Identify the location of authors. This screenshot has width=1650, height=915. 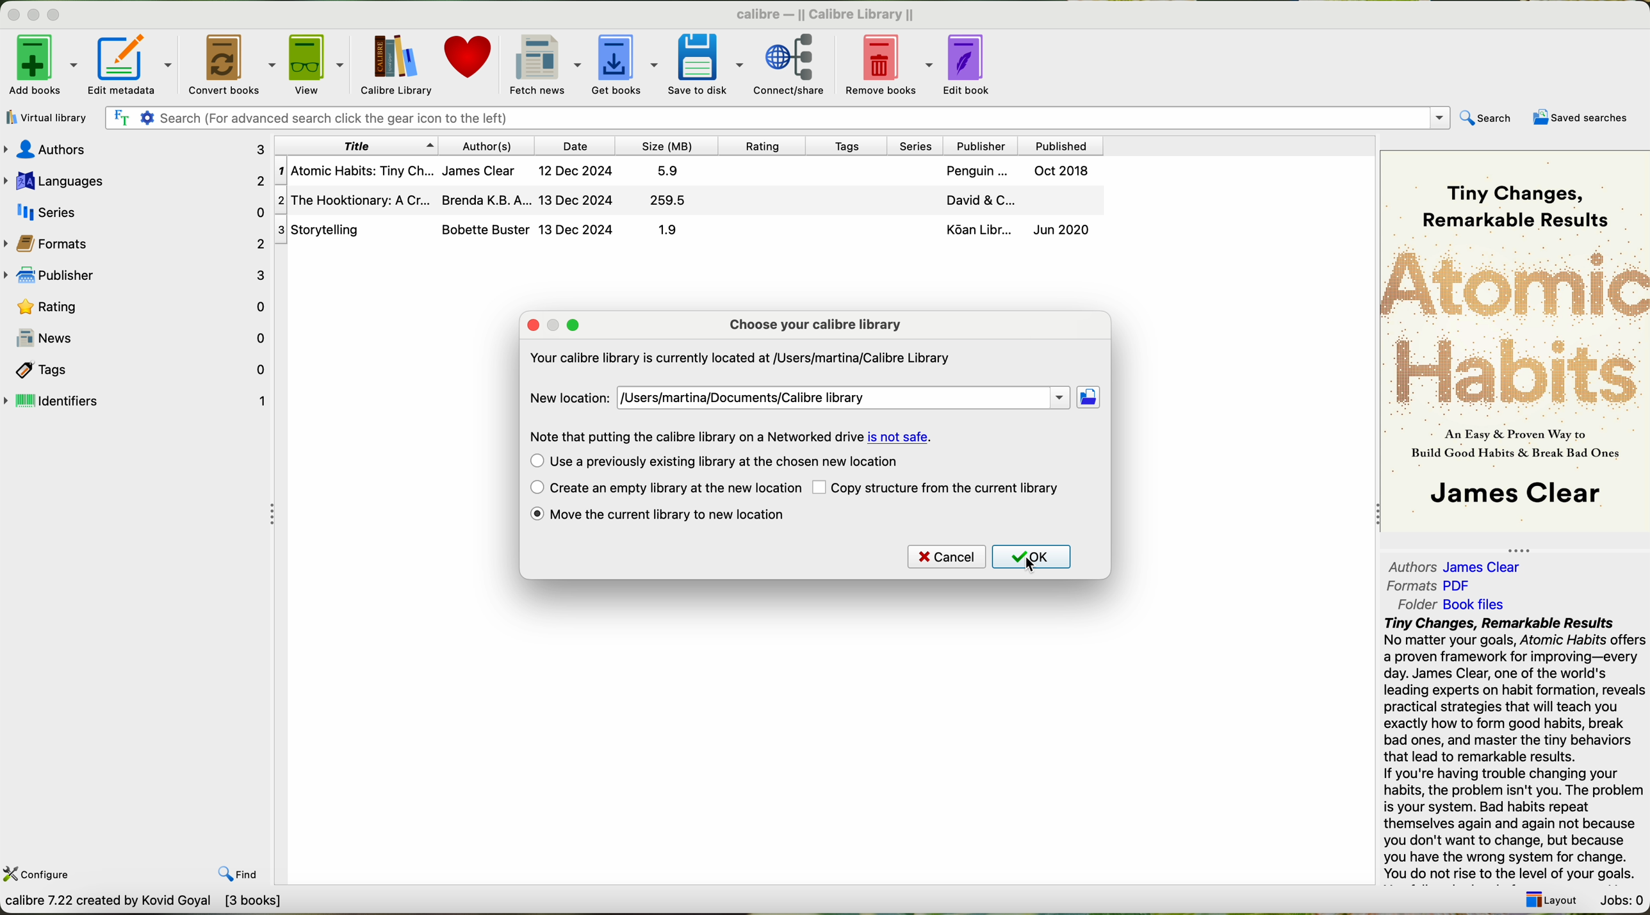
(1407, 565).